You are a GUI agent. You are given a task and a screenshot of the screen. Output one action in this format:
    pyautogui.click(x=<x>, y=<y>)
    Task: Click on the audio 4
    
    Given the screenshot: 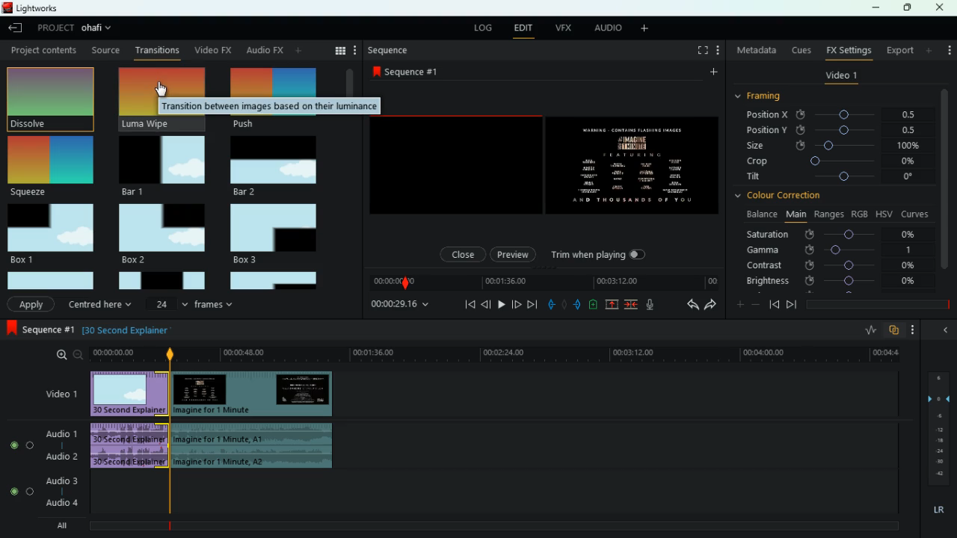 What is the action you would take?
    pyautogui.click(x=61, y=504)
    